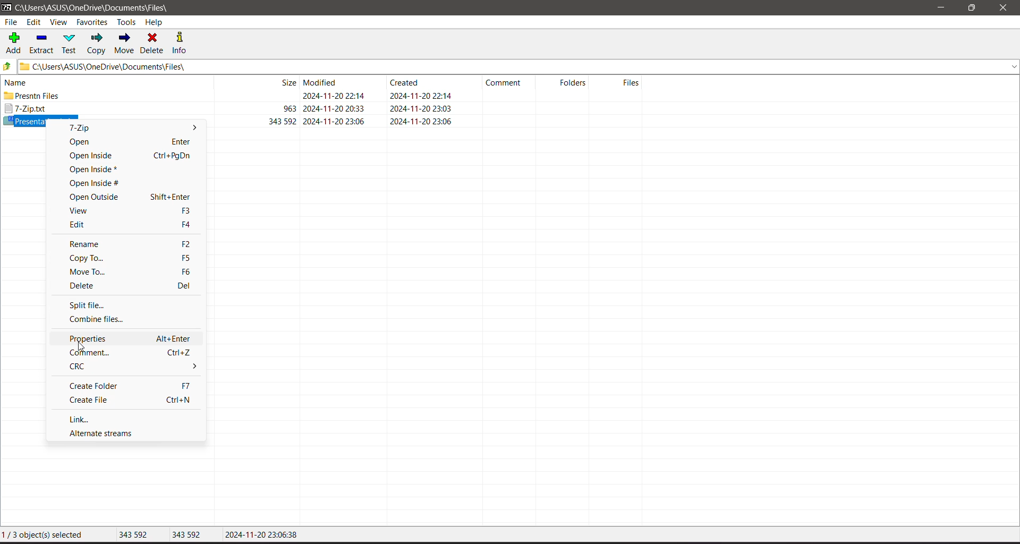 The image size is (1020, 544). I want to click on Modified Date of the selected file, so click(261, 536).